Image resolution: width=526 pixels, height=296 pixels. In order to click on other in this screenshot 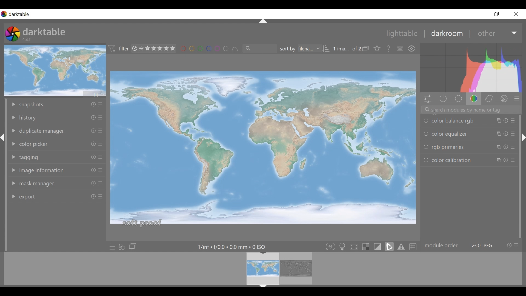, I will do `click(486, 34)`.